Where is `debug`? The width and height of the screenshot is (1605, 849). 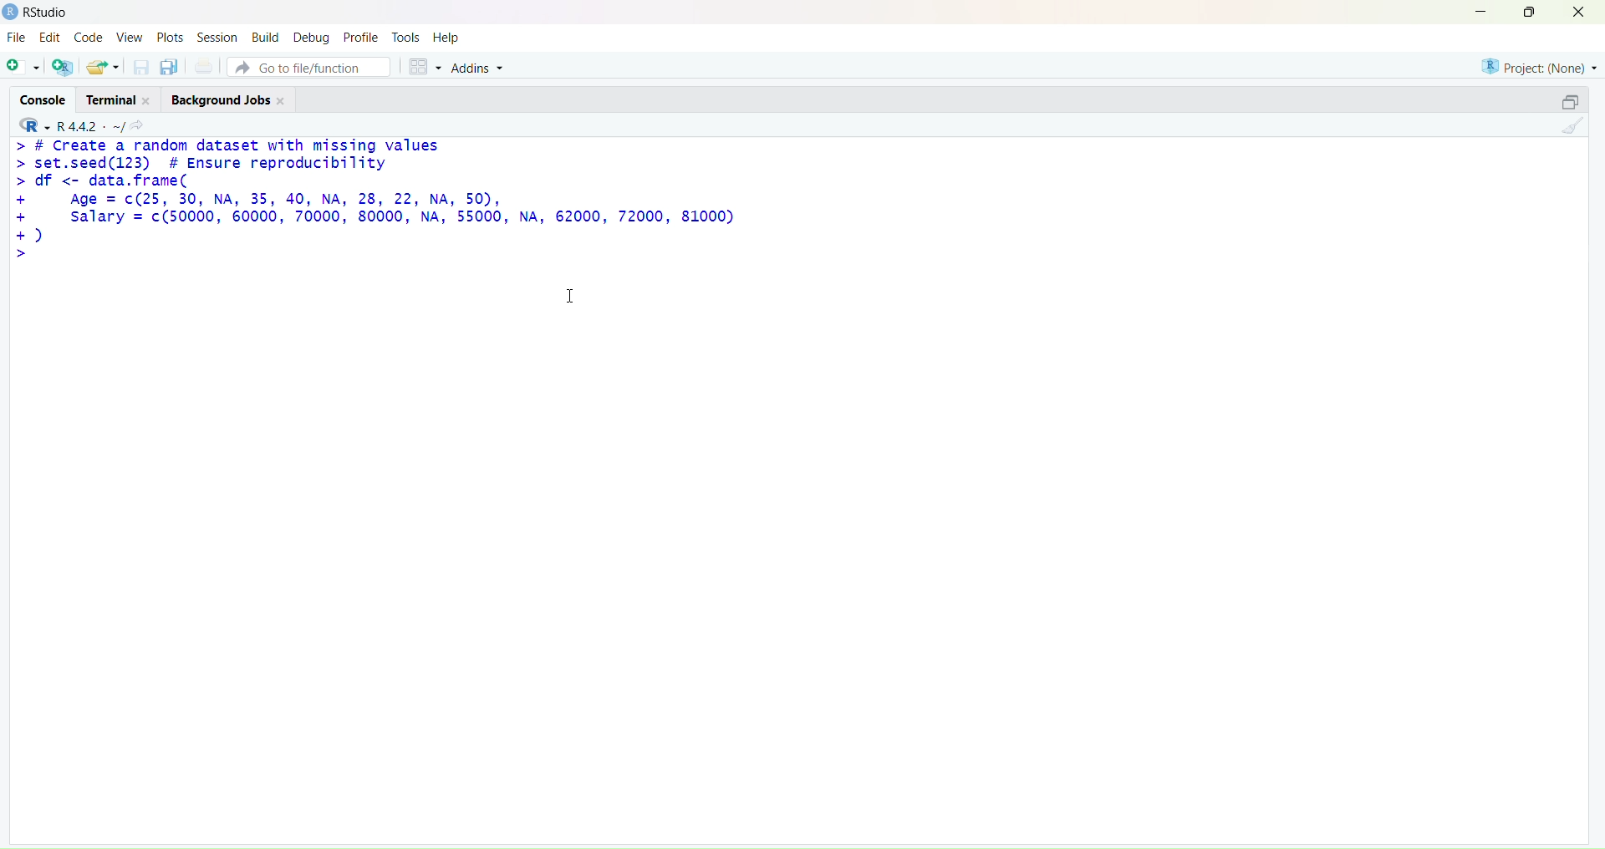 debug is located at coordinates (309, 38).